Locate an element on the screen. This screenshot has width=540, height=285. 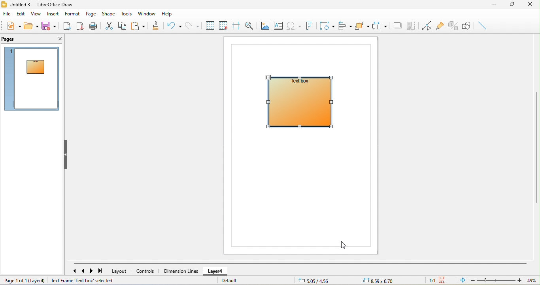
hide is located at coordinates (68, 154).